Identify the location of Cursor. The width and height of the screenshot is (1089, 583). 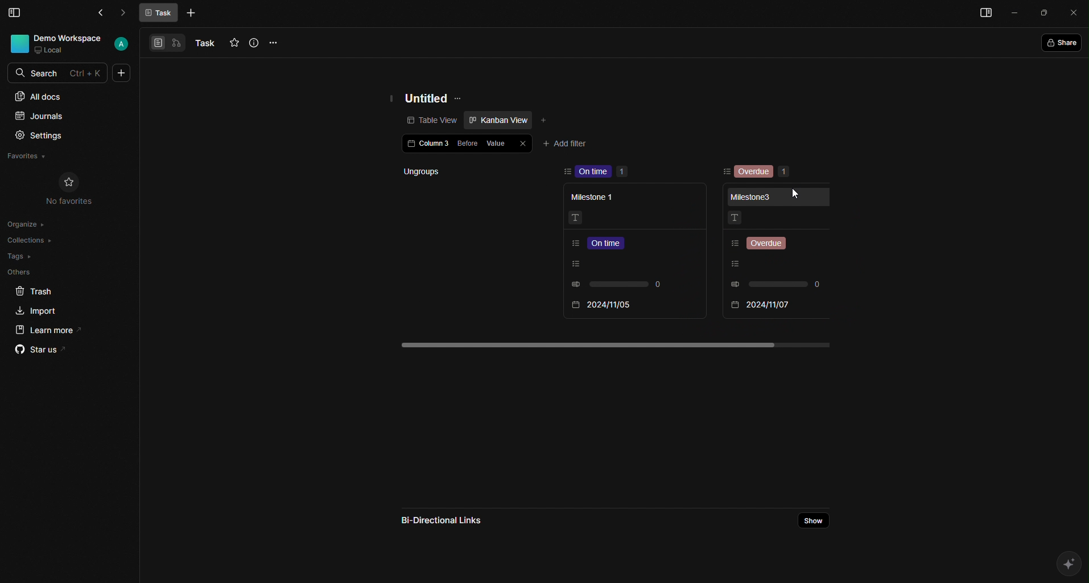
(797, 194).